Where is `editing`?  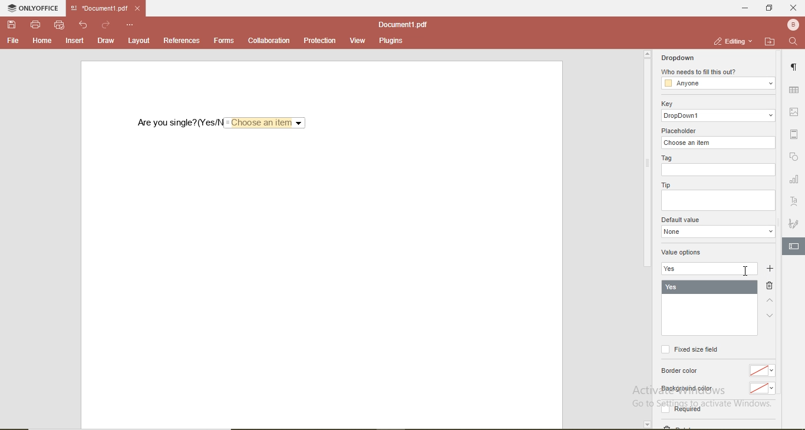 editing is located at coordinates (734, 40).